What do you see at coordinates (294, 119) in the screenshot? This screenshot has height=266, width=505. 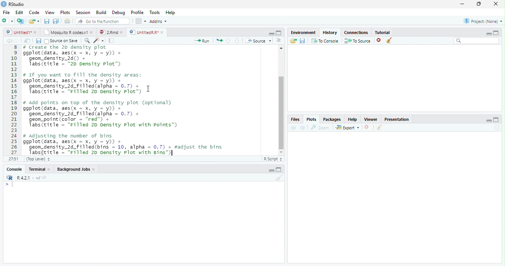 I see `Files,` at bounding box center [294, 119].